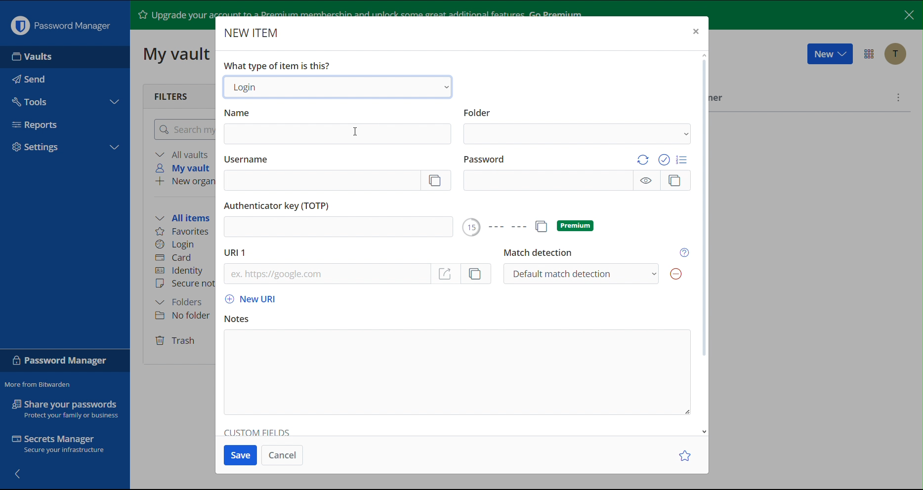  What do you see at coordinates (63, 125) in the screenshot?
I see `Reports` at bounding box center [63, 125].